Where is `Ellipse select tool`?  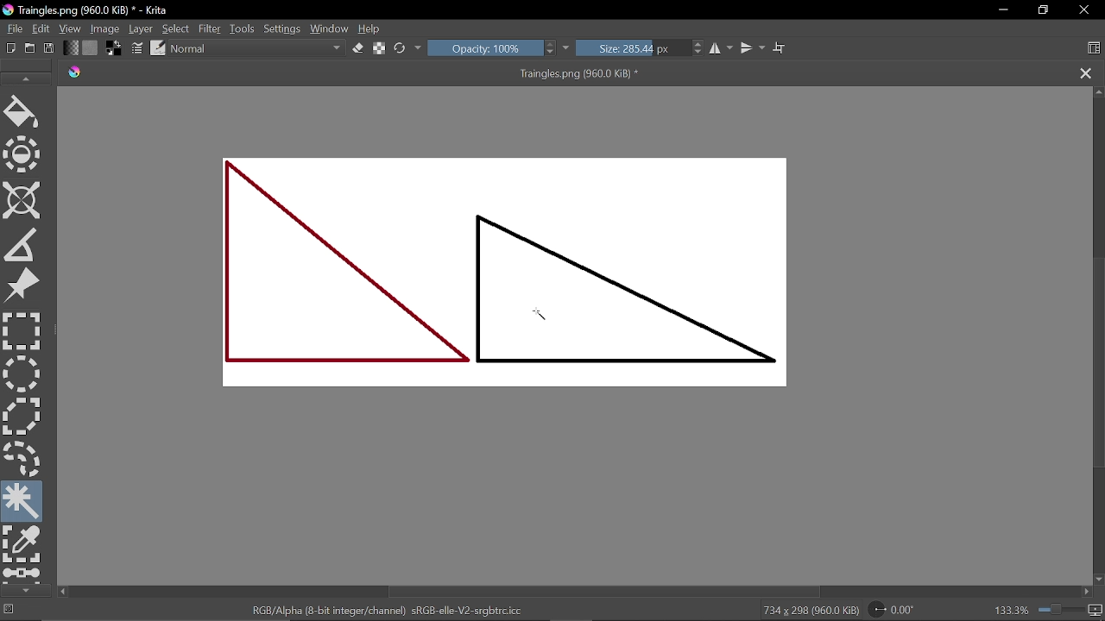
Ellipse select tool is located at coordinates (22, 374).